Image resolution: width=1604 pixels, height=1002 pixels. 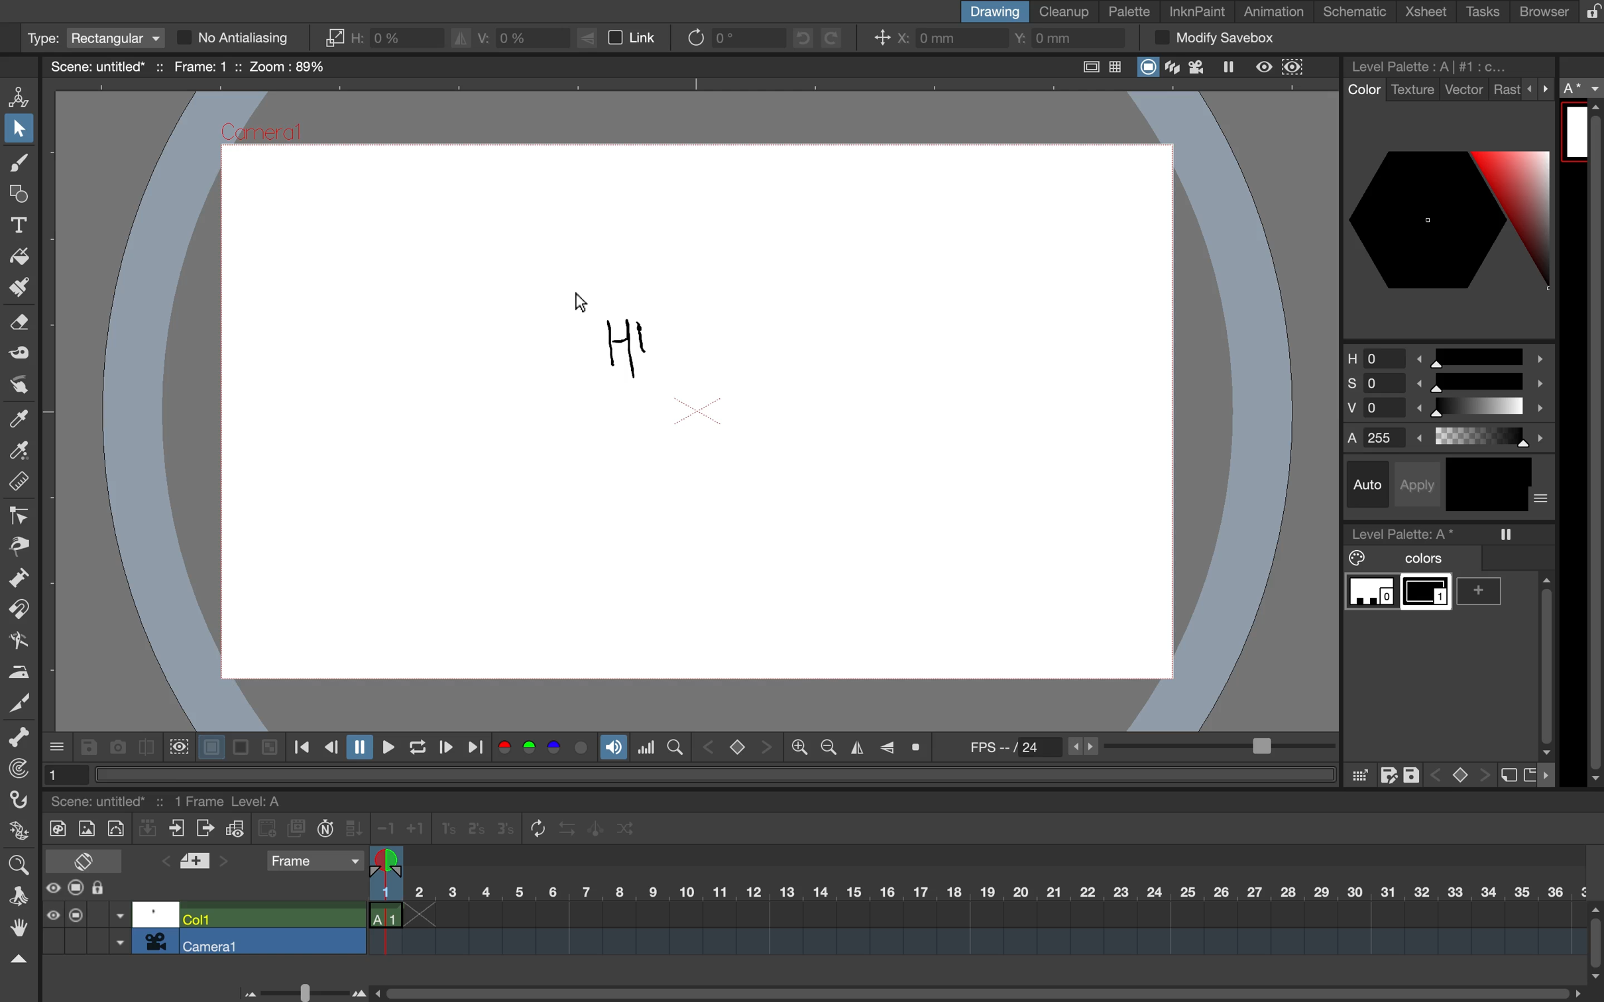 I want to click on define sub camera, so click(x=177, y=746).